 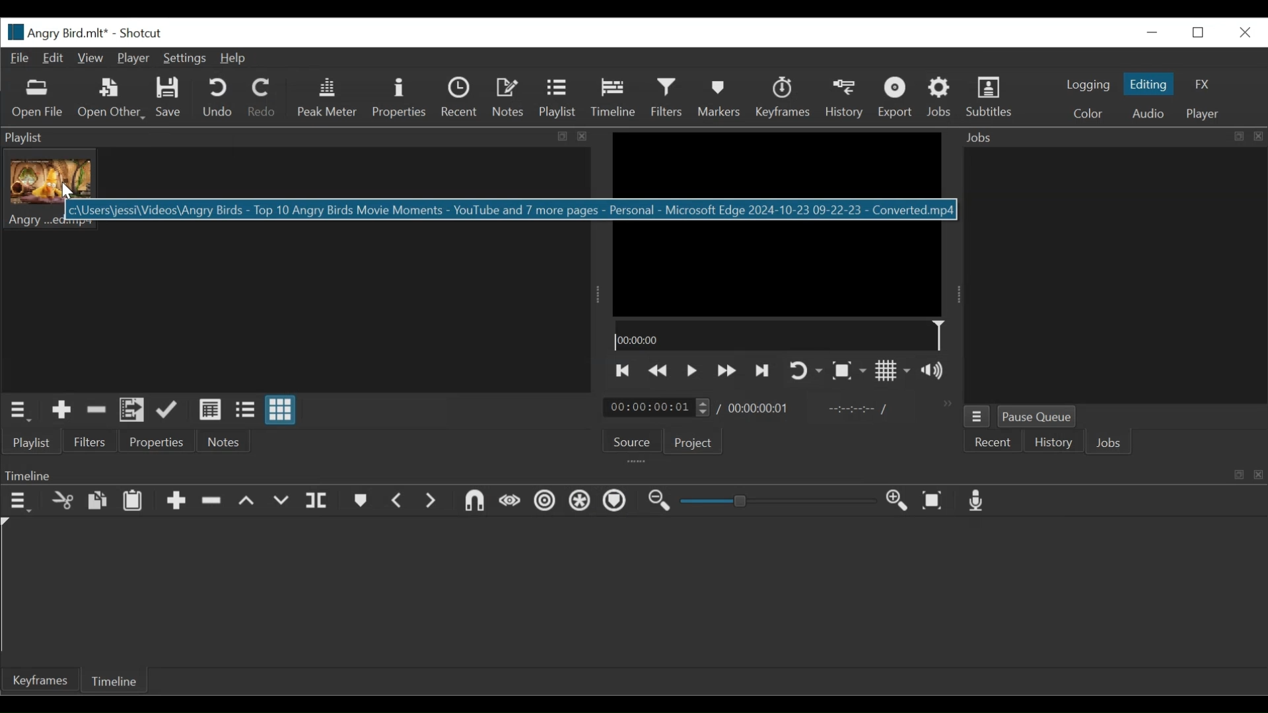 What do you see at coordinates (360, 502) in the screenshot?
I see `Markers` at bounding box center [360, 502].